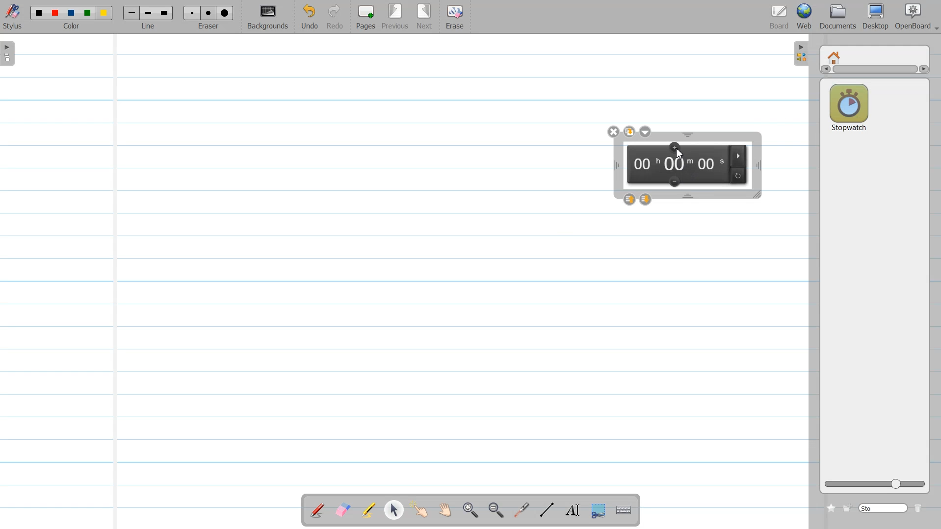 This screenshot has height=529, width=941. Describe the element at coordinates (738, 175) in the screenshot. I see `Reset` at that location.